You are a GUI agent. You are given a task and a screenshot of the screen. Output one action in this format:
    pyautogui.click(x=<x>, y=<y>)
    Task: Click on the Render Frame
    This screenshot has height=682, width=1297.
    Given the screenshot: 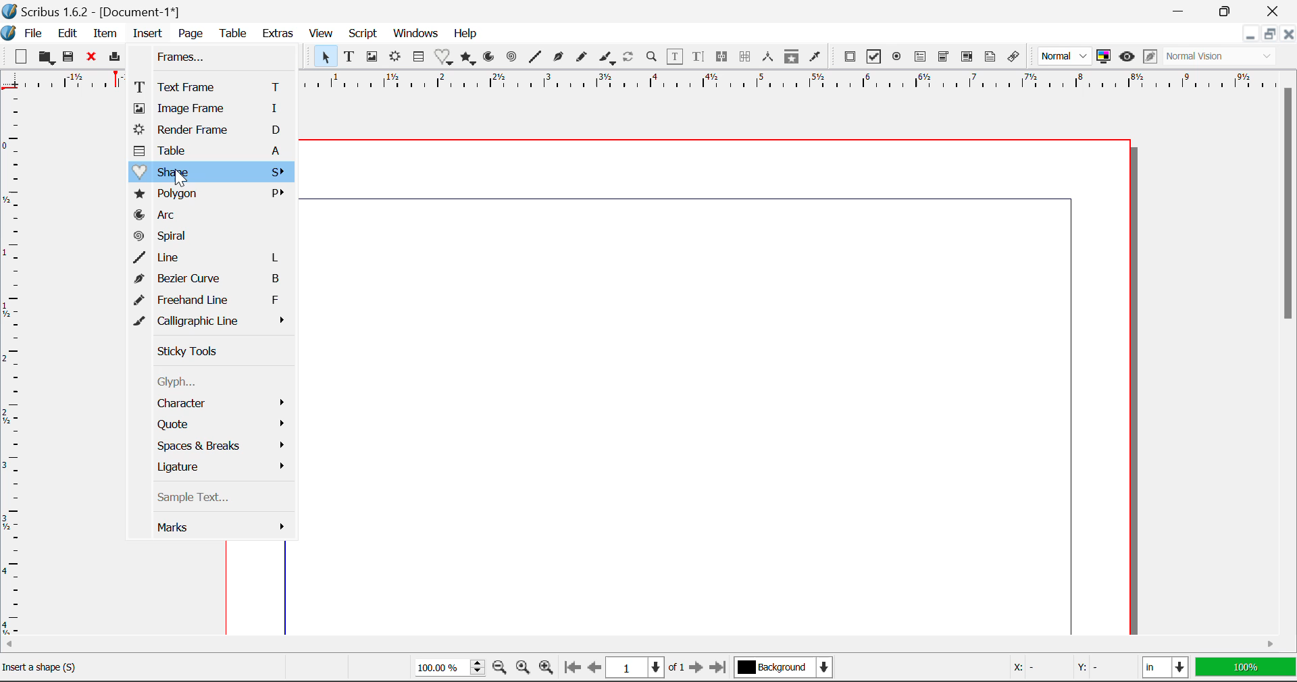 What is the action you would take?
    pyautogui.click(x=211, y=131)
    